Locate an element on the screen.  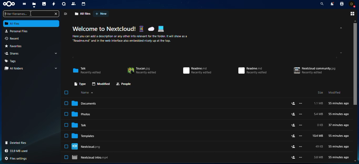
personal files is located at coordinates (18, 31).